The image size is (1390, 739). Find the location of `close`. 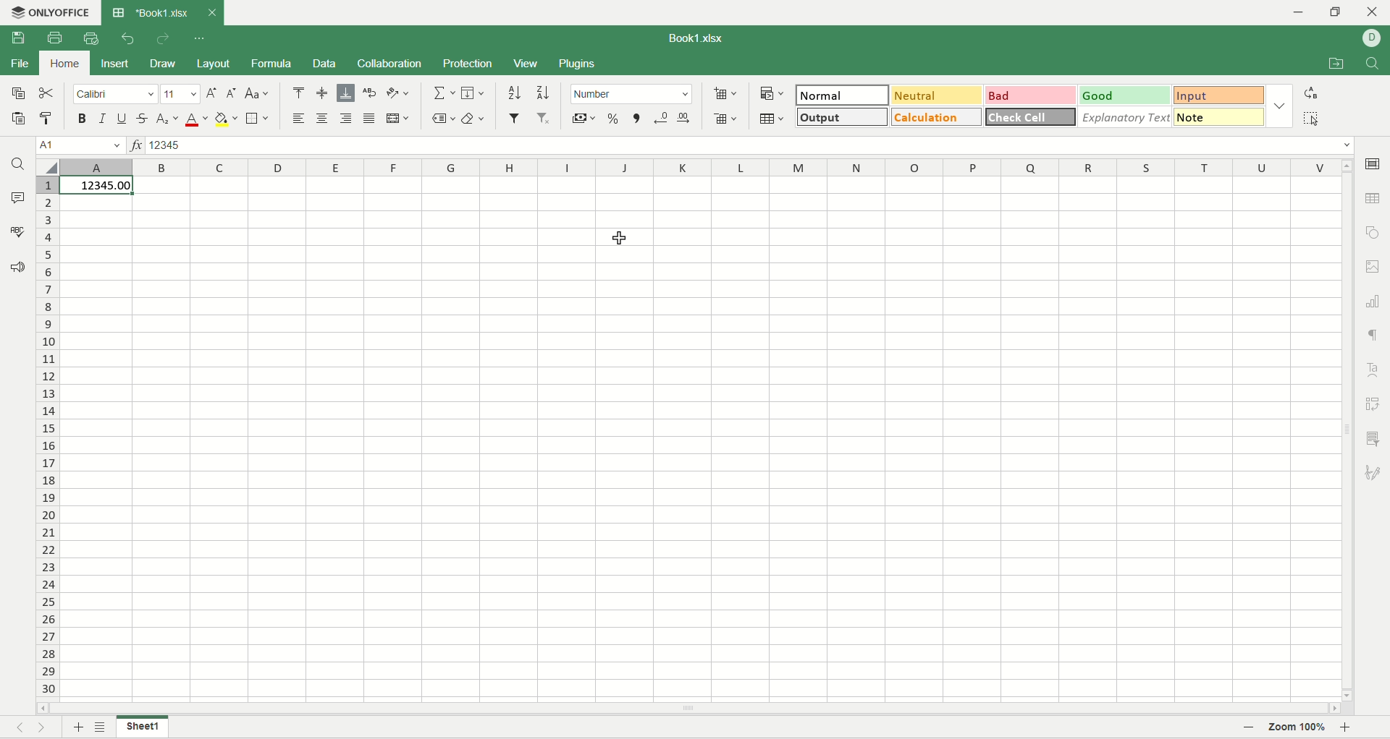

close is located at coordinates (1371, 12).